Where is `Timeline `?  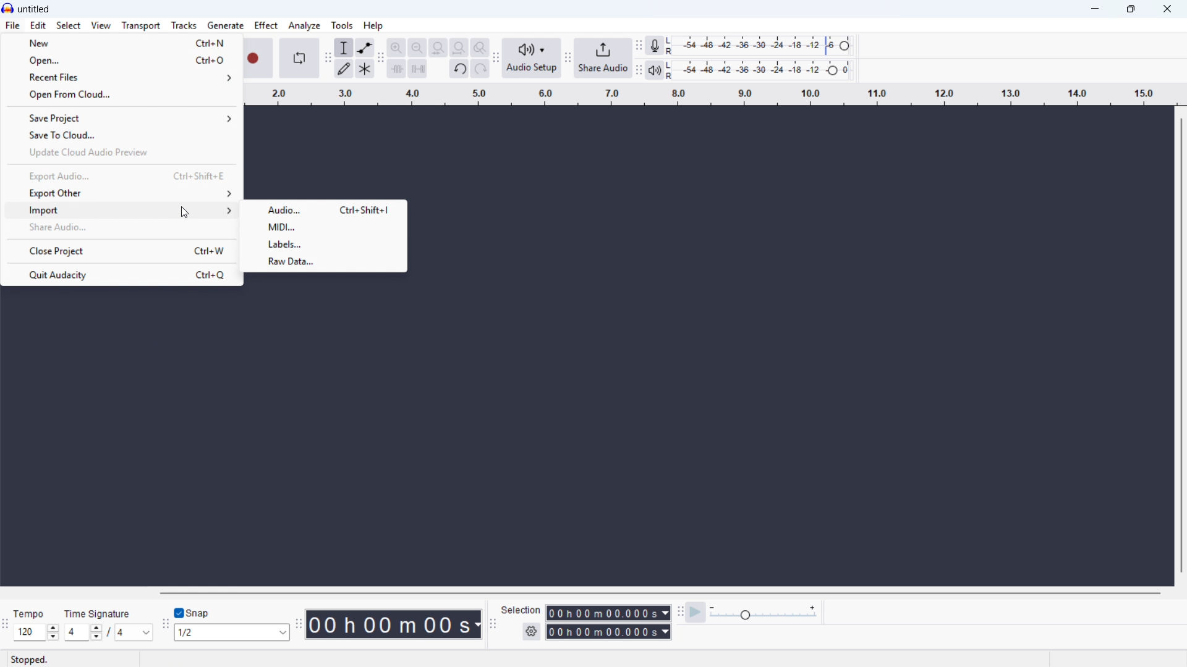 Timeline  is located at coordinates (712, 94).